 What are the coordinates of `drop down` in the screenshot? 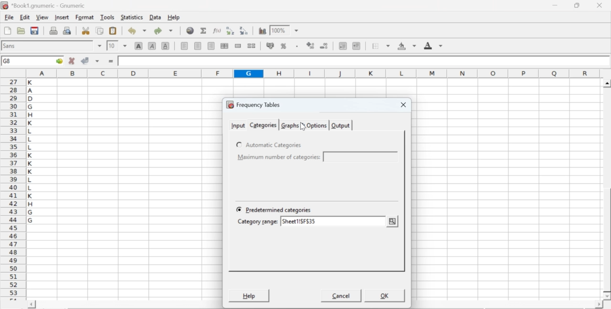 It's located at (125, 45).